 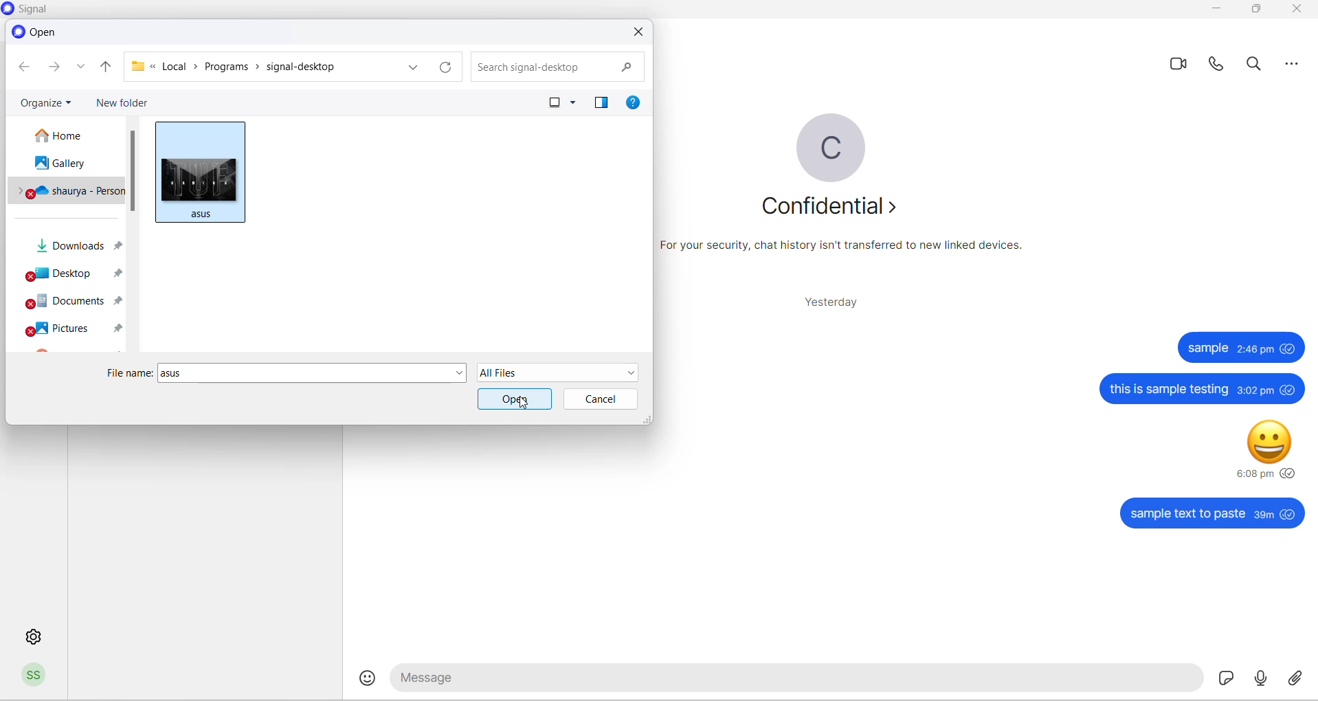 What do you see at coordinates (1257, 349) in the screenshot?
I see `2:46 pm` at bounding box center [1257, 349].